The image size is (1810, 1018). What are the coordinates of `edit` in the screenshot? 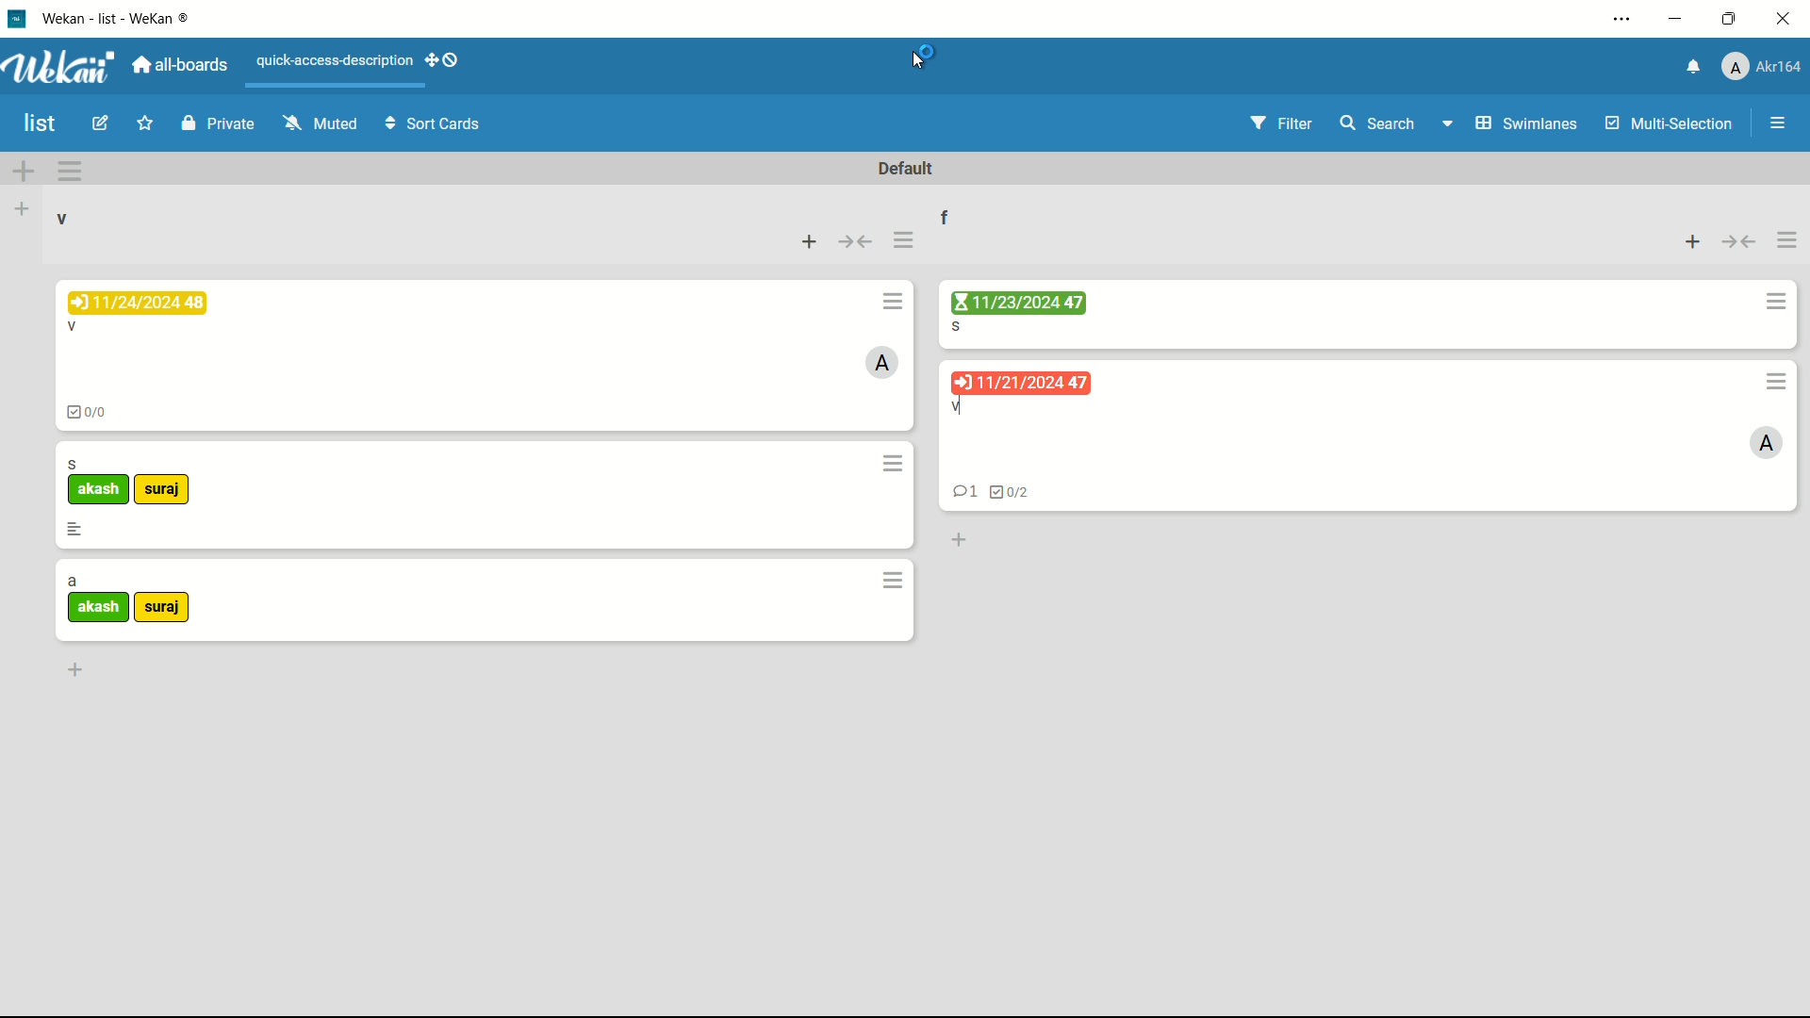 It's located at (100, 123).